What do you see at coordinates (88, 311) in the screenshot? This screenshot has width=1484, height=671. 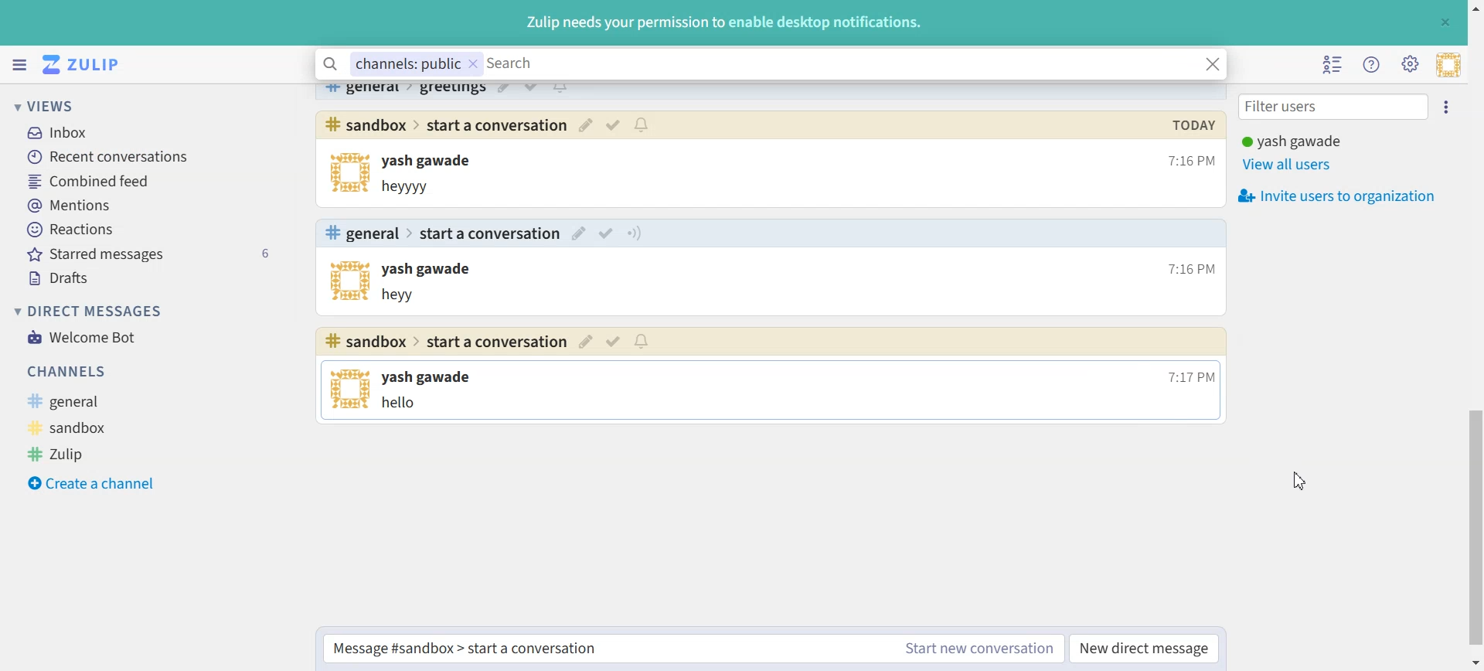 I see `Direct Messages` at bounding box center [88, 311].